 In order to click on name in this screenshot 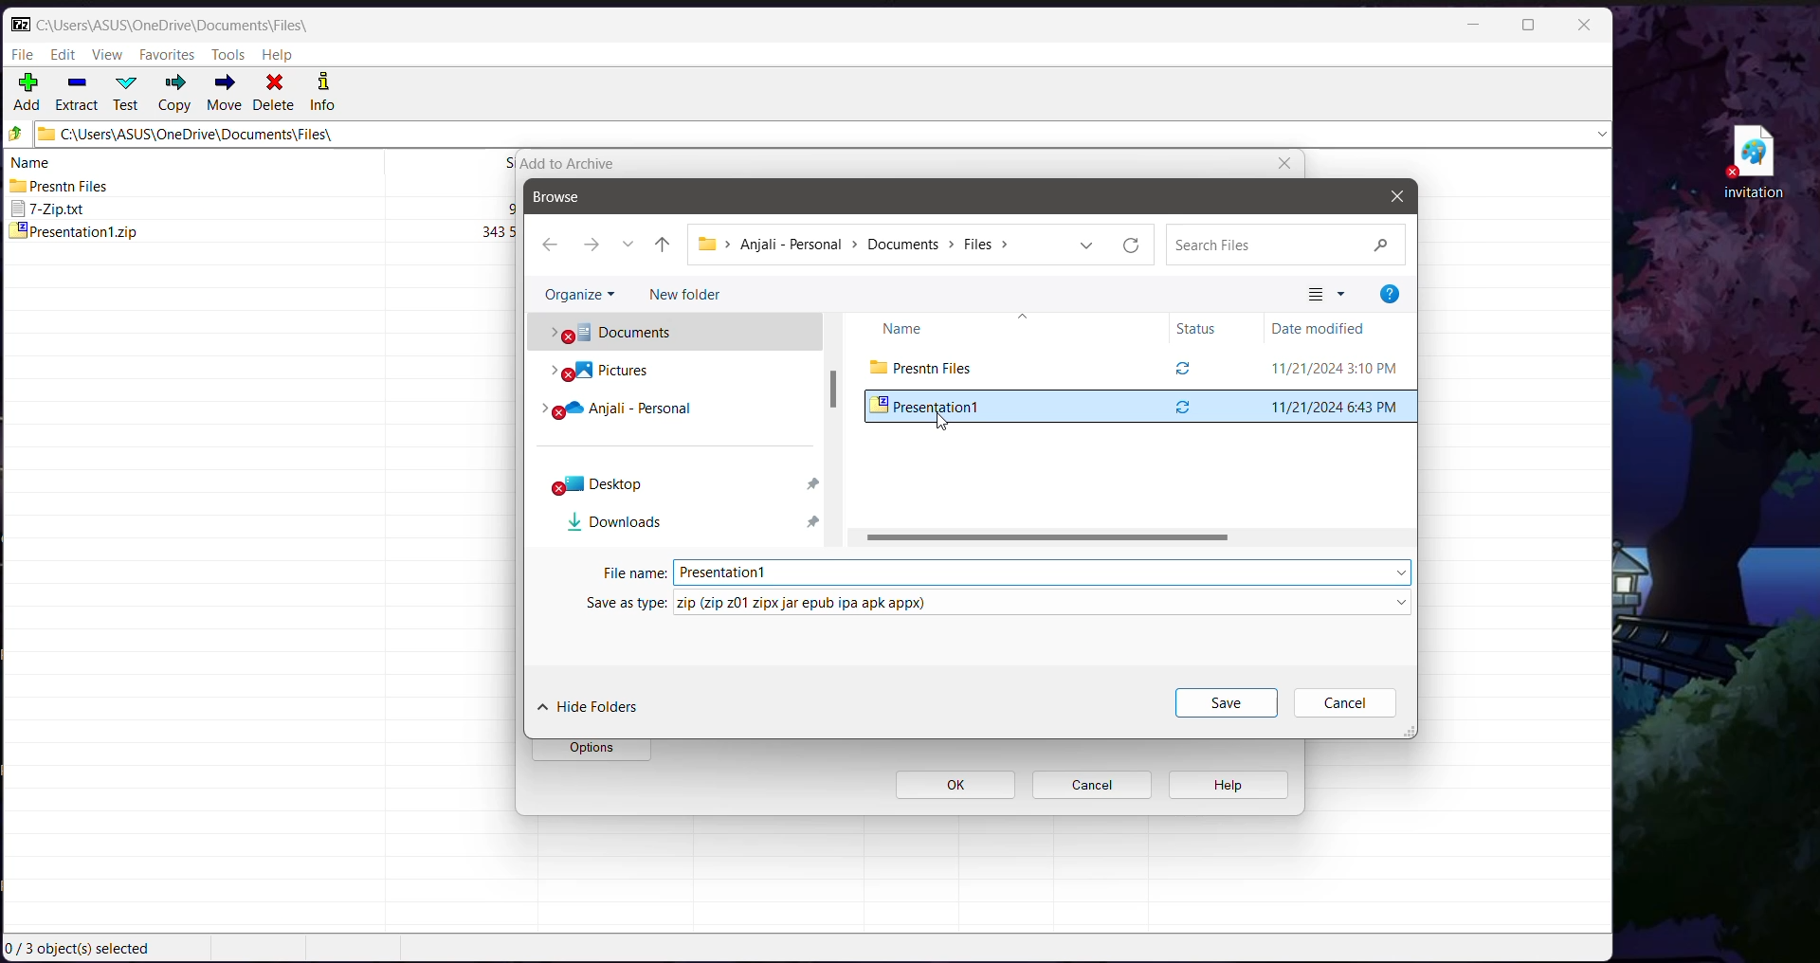, I will do `click(31, 161)`.